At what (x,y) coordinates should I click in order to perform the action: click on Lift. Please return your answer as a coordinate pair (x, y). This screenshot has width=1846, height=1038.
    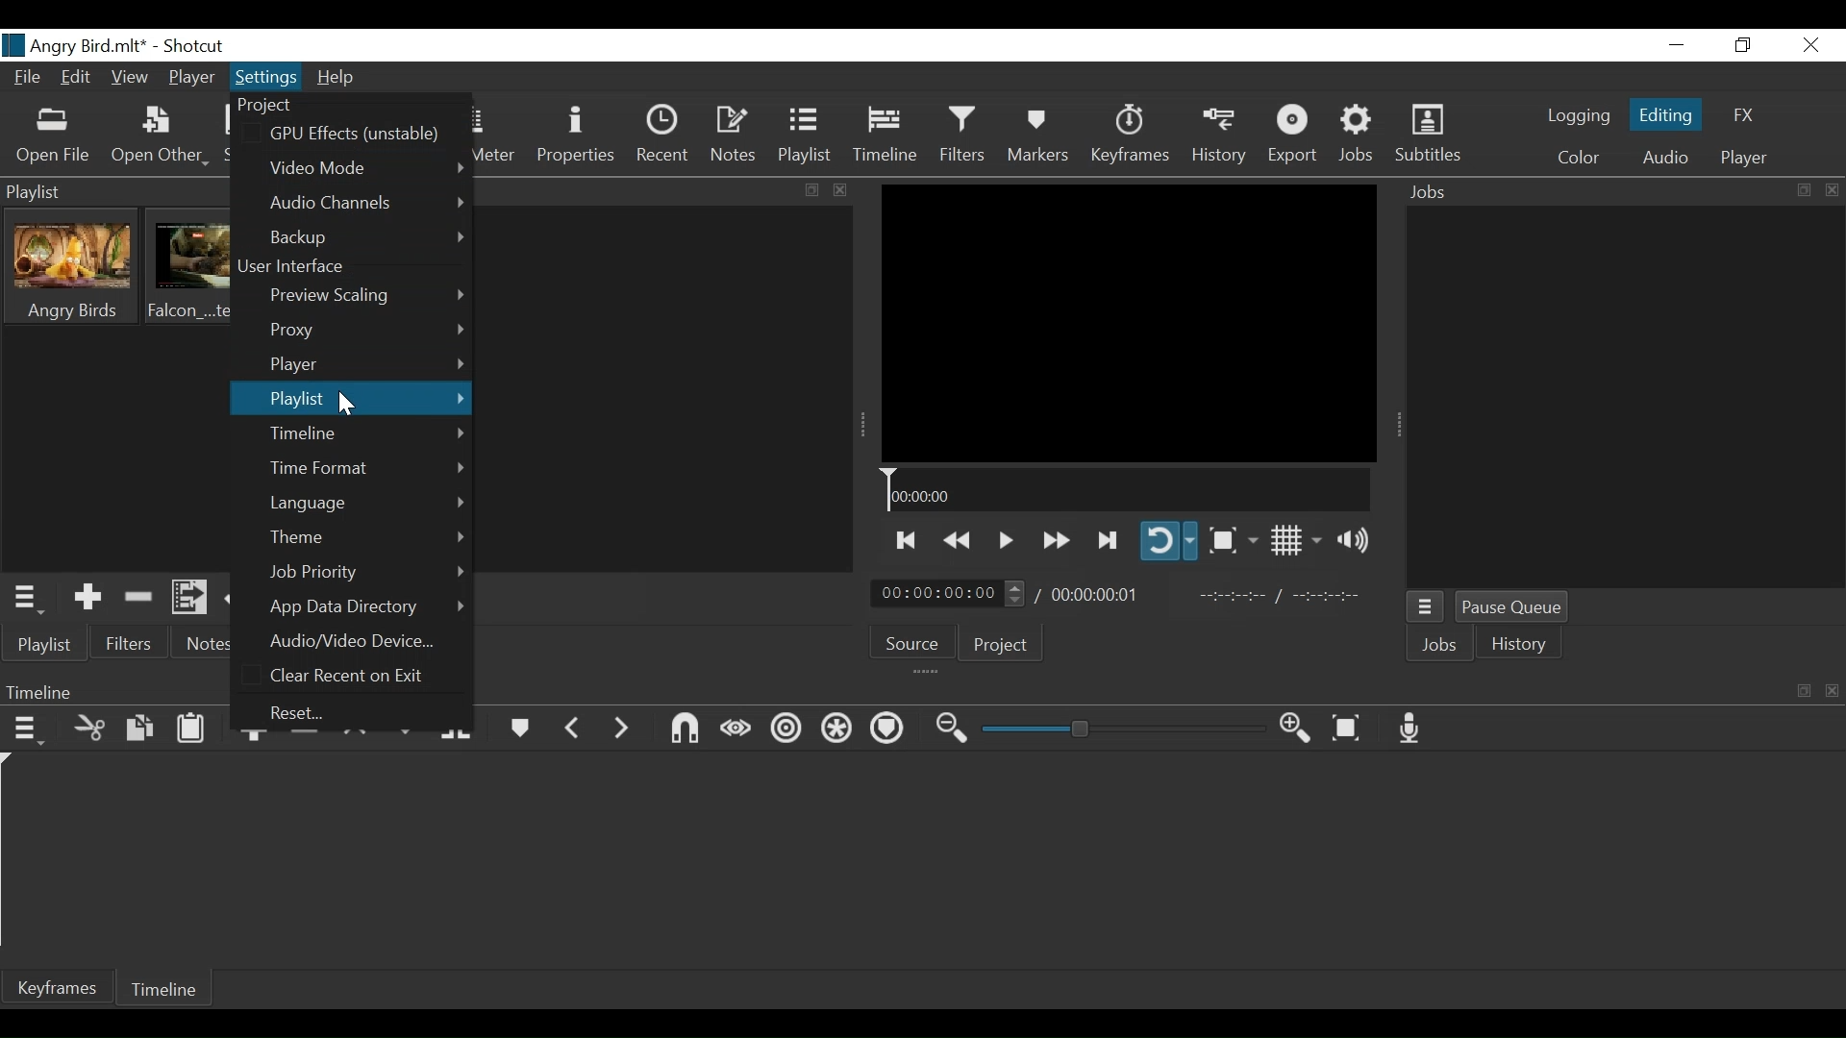
    Looking at the image, I should click on (359, 739).